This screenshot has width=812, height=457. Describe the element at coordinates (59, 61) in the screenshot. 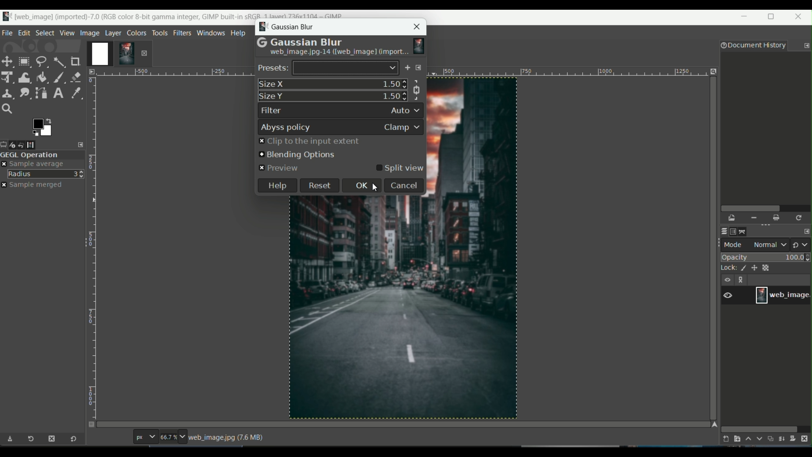

I see `fuzzy select tool` at that location.